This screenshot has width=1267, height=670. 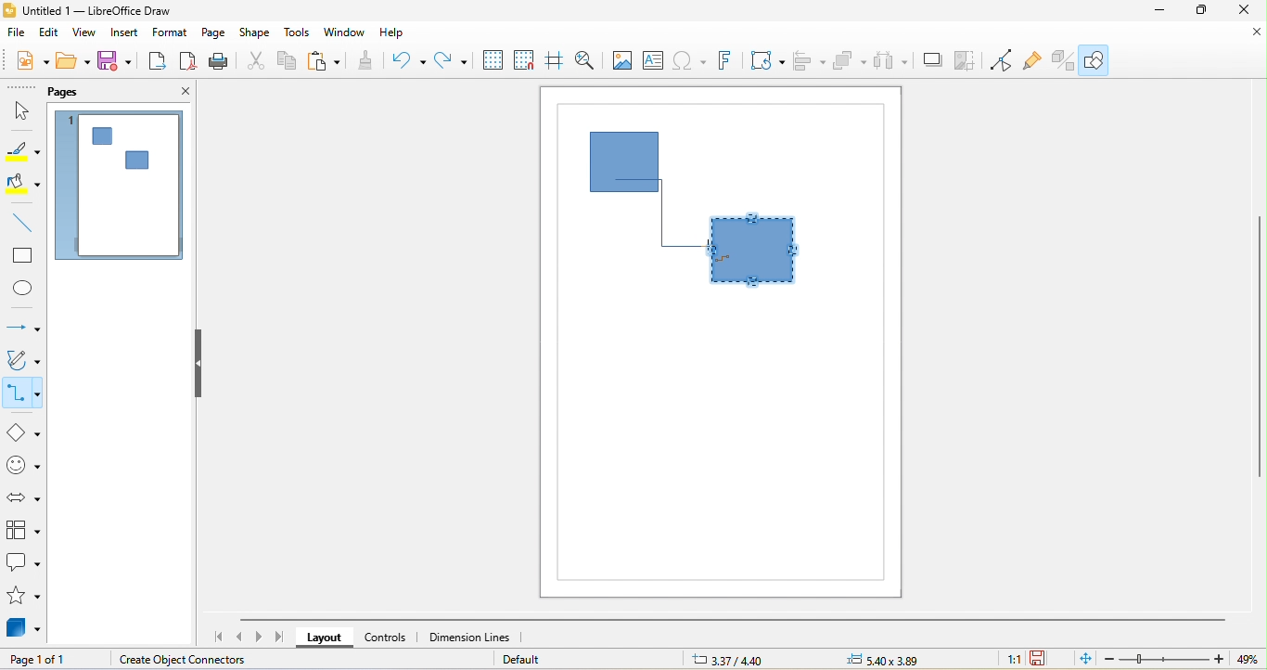 I want to click on image, so click(x=622, y=60).